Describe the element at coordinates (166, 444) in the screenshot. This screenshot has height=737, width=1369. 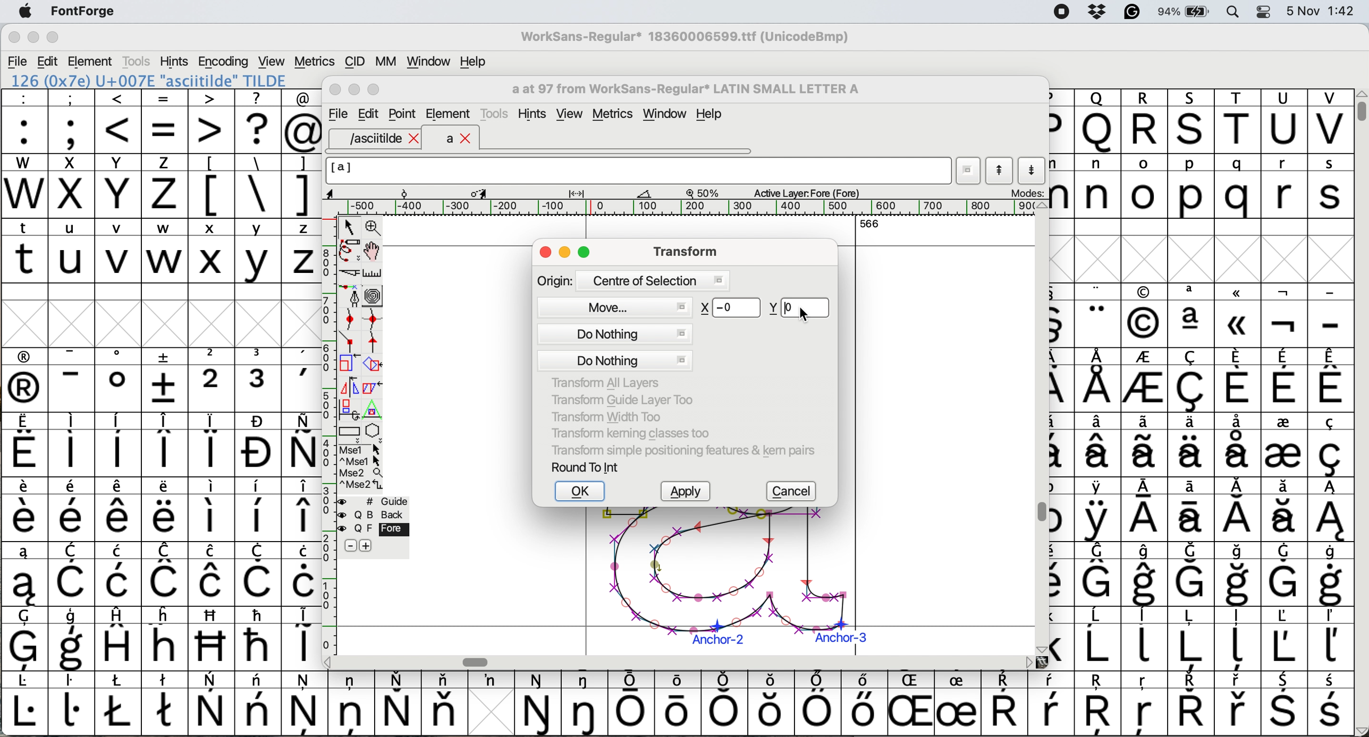
I see `symbol` at that location.